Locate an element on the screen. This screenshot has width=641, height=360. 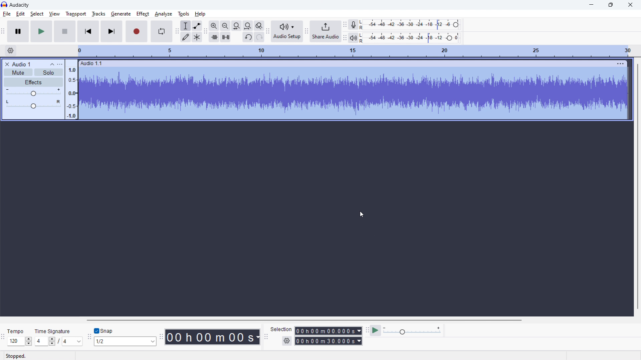
options is located at coordinates (619, 63).